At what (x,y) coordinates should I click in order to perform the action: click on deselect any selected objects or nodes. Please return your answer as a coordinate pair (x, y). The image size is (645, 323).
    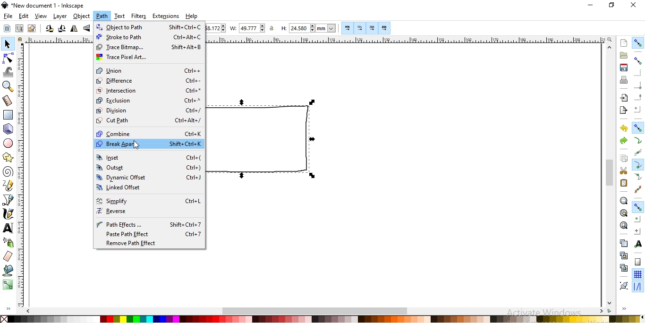
    Looking at the image, I should click on (32, 28).